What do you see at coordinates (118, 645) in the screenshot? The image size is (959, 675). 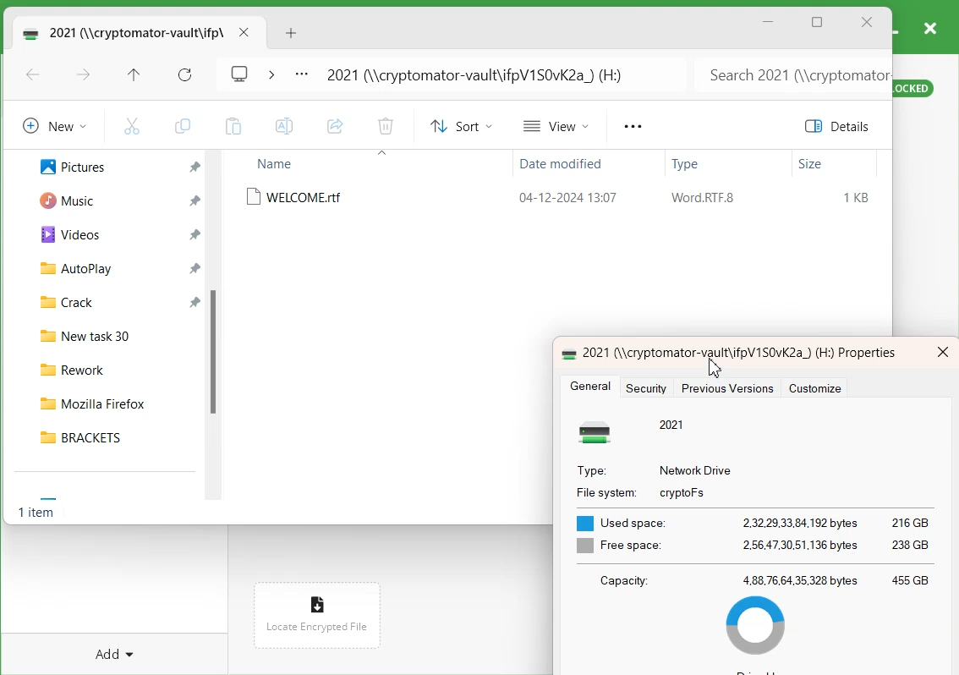 I see `Add` at bounding box center [118, 645].